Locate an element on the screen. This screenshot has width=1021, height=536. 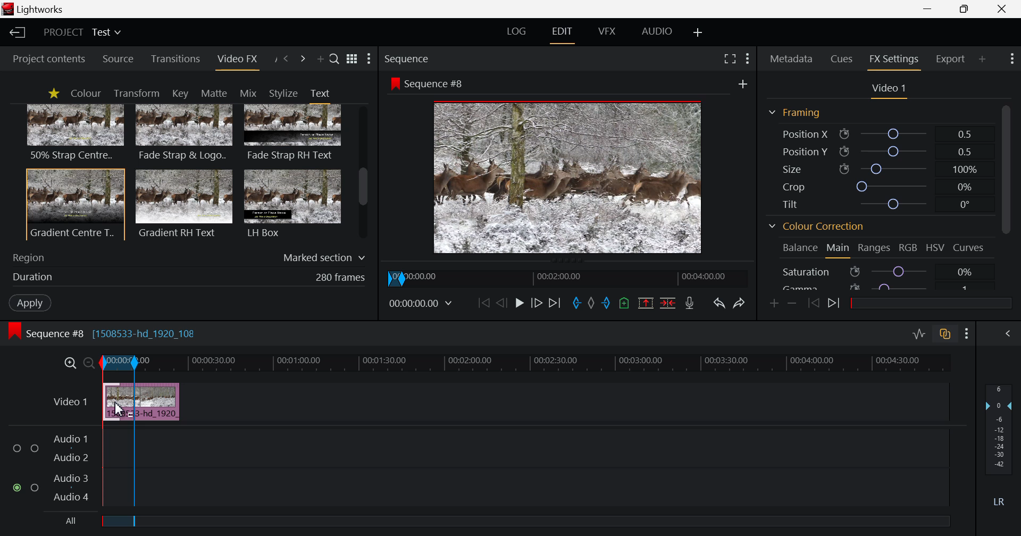
Sequence #8 [1508533-hd_1920_108 is located at coordinates (110, 333).